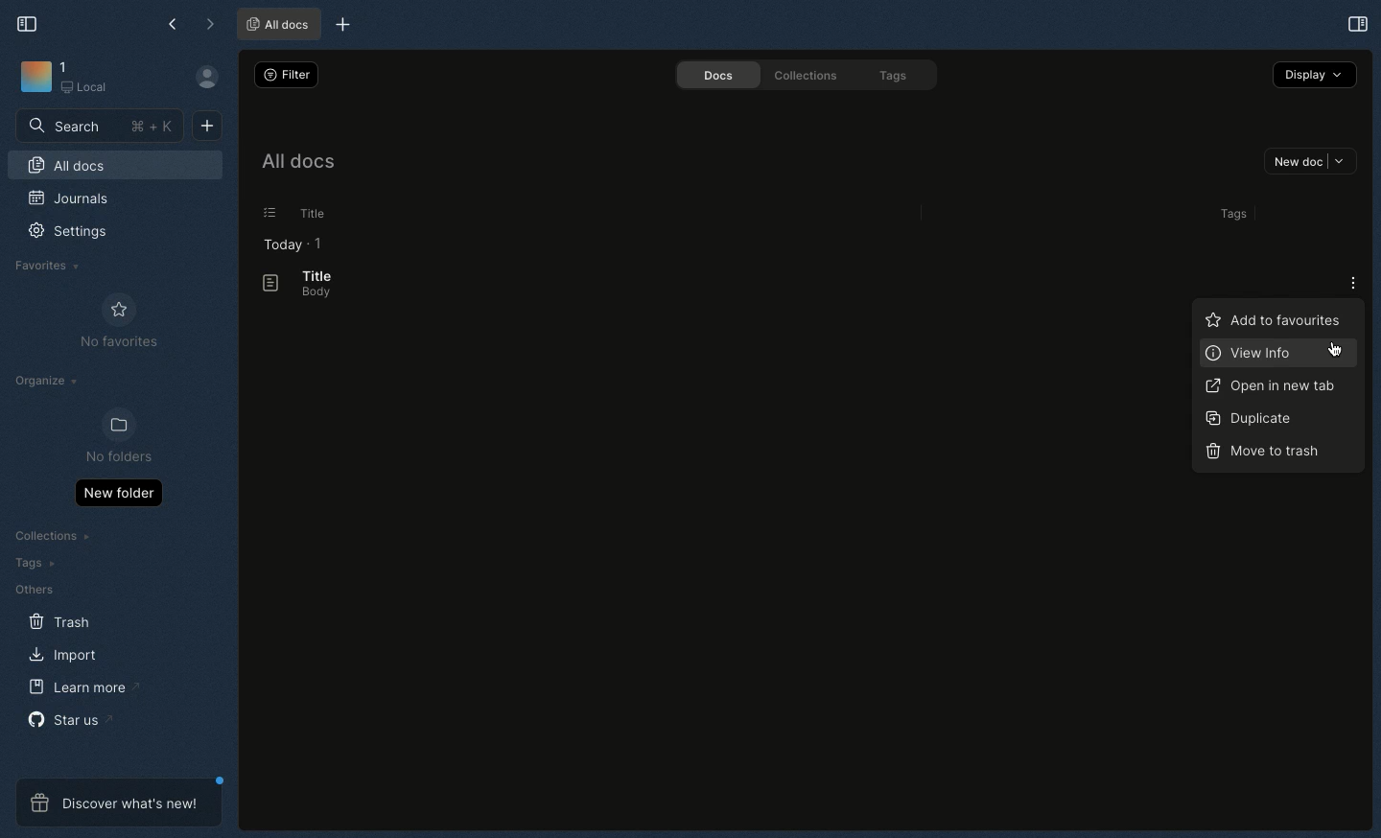  Describe the element at coordinates (210, 26) in the screenshot. I see `Forward` at that location.